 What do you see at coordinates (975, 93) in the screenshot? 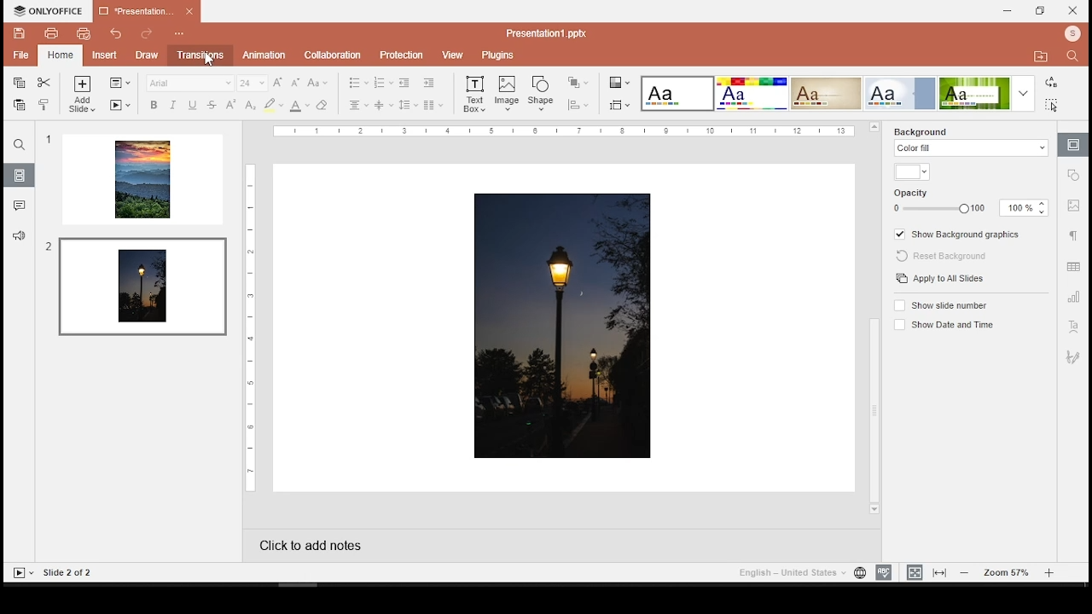
I see `slide style` at bounding box center [975, 93].